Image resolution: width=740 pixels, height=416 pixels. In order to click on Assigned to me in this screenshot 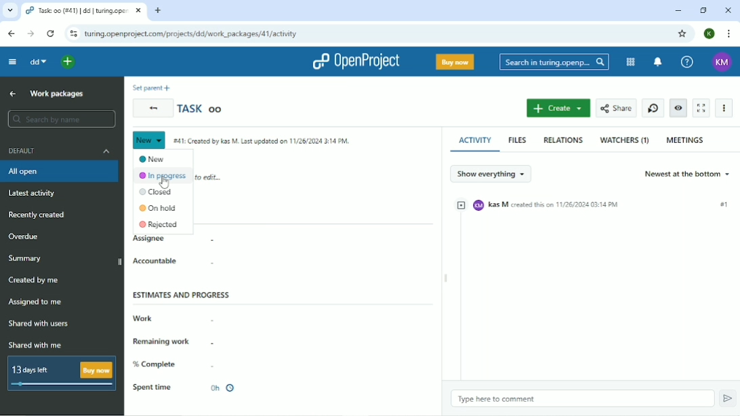, I will do `click(37, 301)`.